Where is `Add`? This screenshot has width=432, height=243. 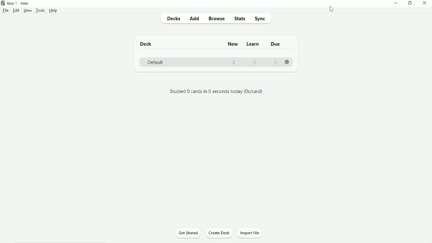
Add is located at coordinates (195, 19).